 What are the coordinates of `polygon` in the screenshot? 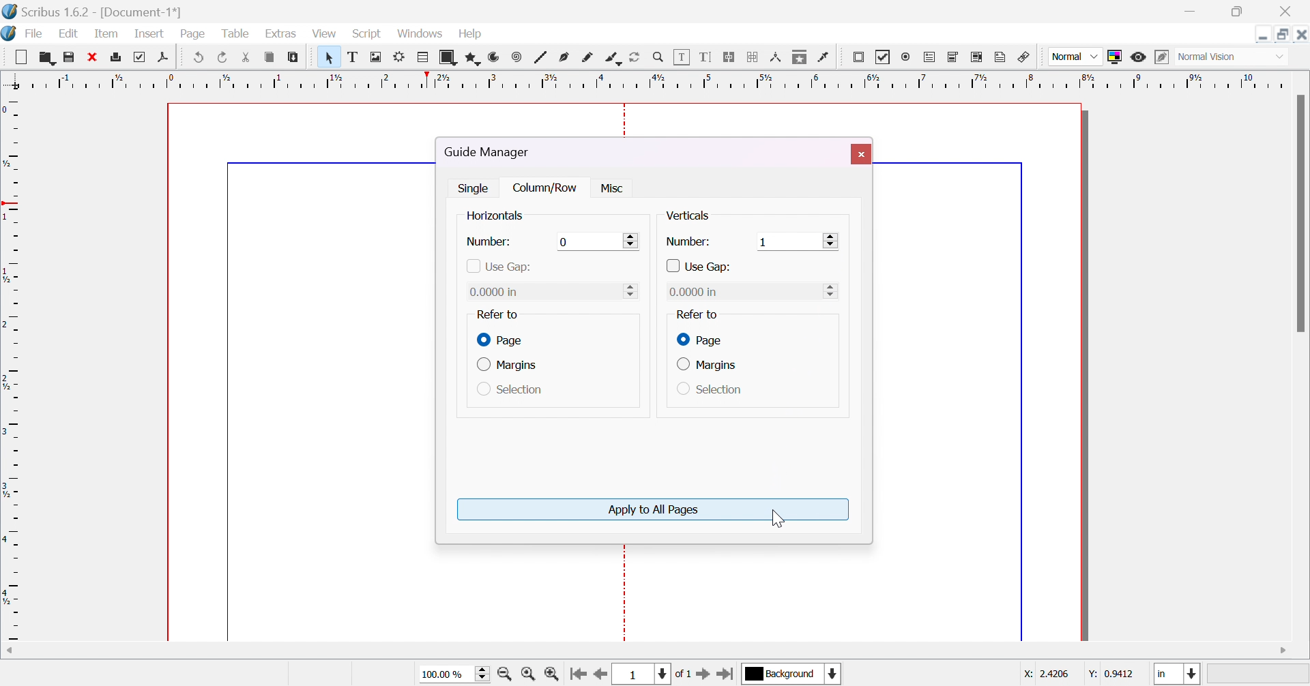 It's located at (475, 57).